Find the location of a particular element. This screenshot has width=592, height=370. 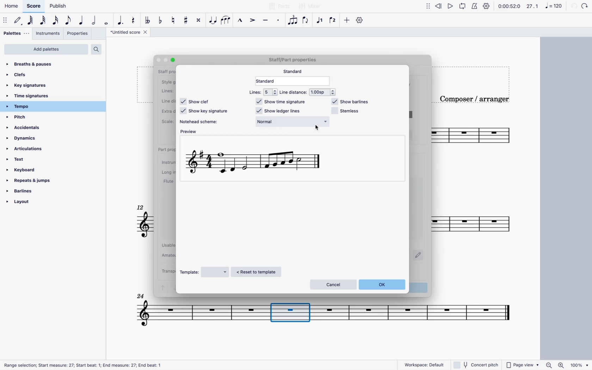

notehead style is located at coordinates (290, 123).